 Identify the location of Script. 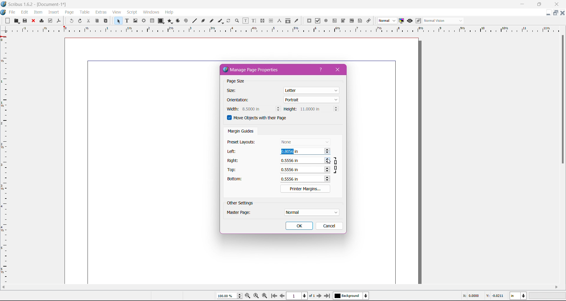
(132, 12).